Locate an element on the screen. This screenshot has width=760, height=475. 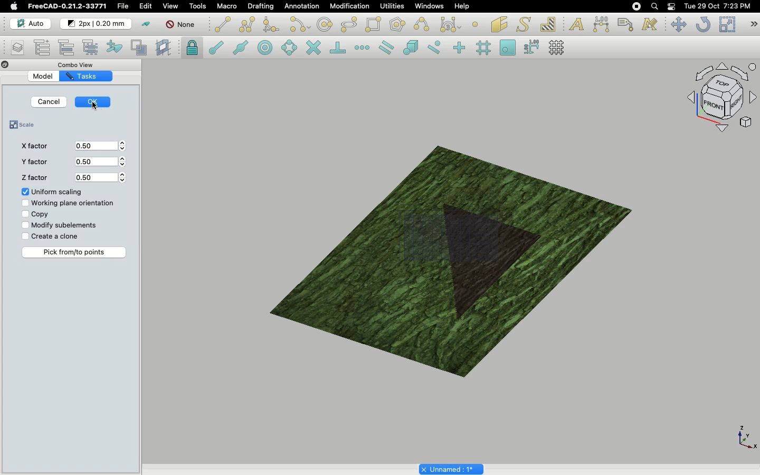
Help is located at coordinates (462, 5).